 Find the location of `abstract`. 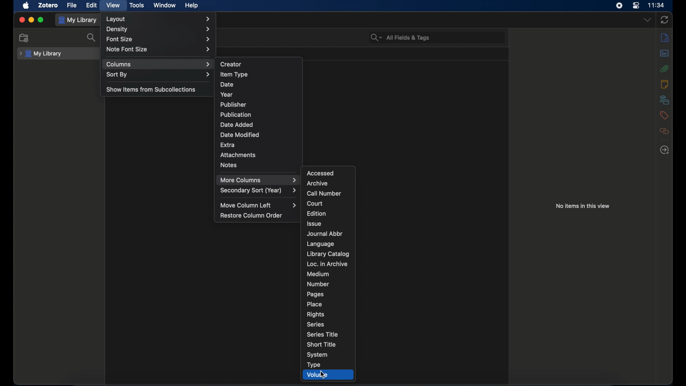

abstract is located at coordinates (665, 53).